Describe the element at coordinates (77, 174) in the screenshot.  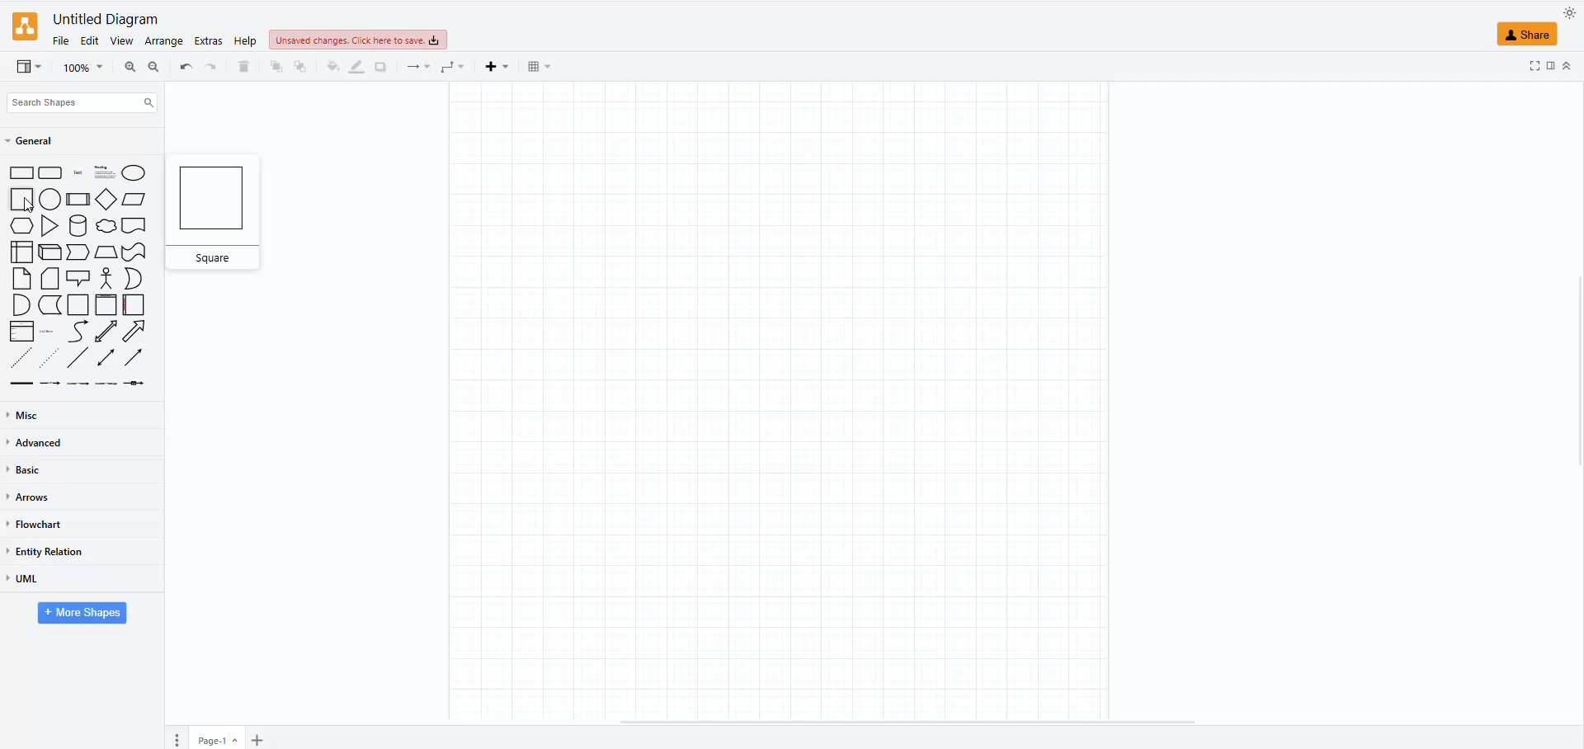
I see `text` at that location.